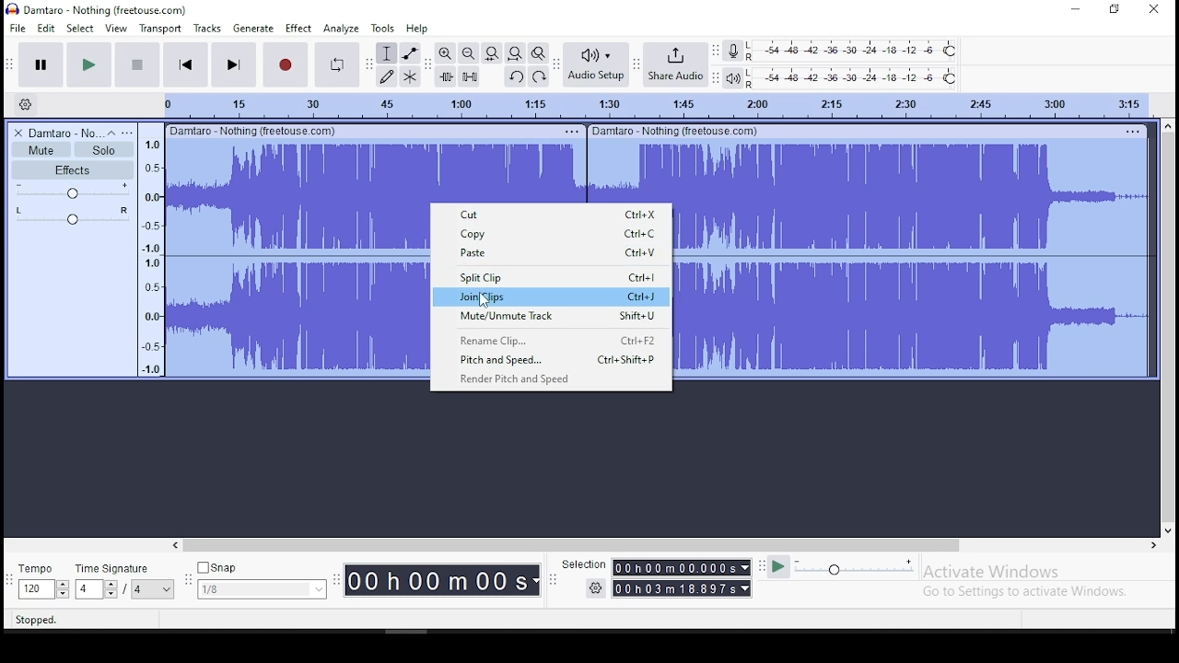 This screenshot has height=663, width=1179. Describe the element at coordinates (71, 217) in the screenshot. I see `pan` at that location.